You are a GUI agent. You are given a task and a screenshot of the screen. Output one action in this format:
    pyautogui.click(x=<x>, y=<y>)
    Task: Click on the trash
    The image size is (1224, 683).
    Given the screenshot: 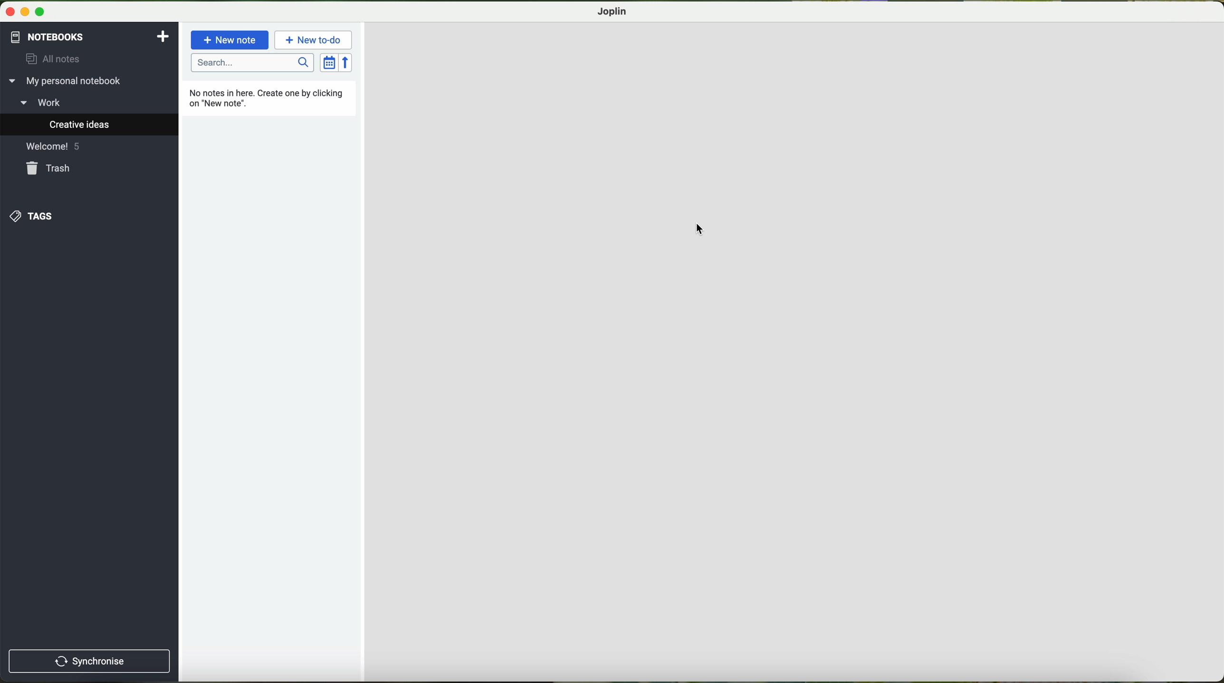 What is the action you would take?
    pyautogui.click(x=50, y=168)
    